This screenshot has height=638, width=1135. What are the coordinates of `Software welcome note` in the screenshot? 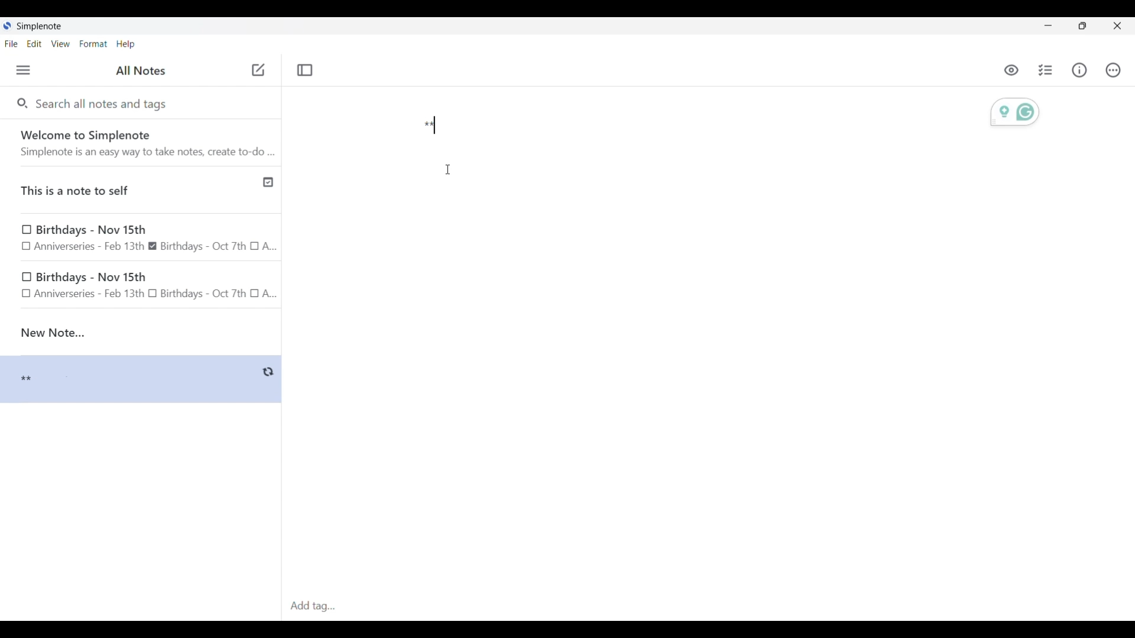 It's located at (144, 142).